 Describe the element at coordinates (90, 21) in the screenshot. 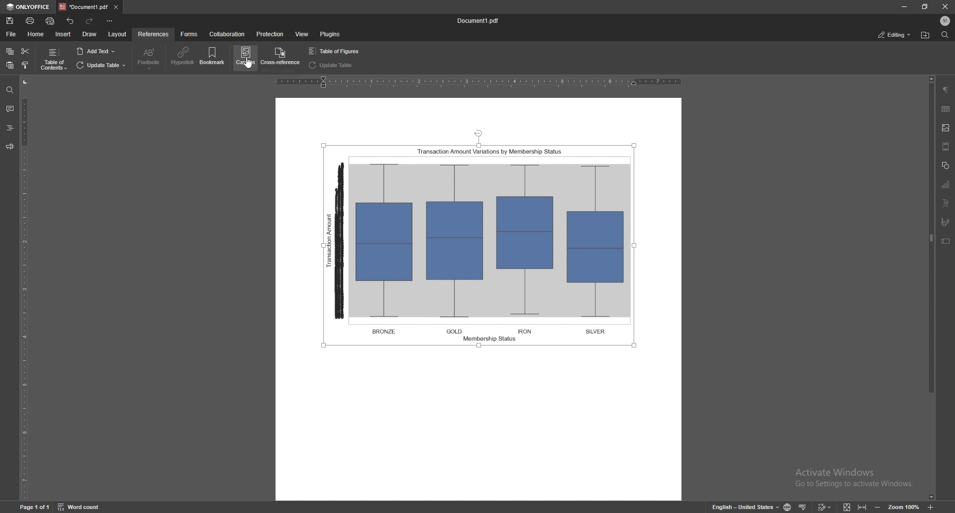

I see `redo` at that location.